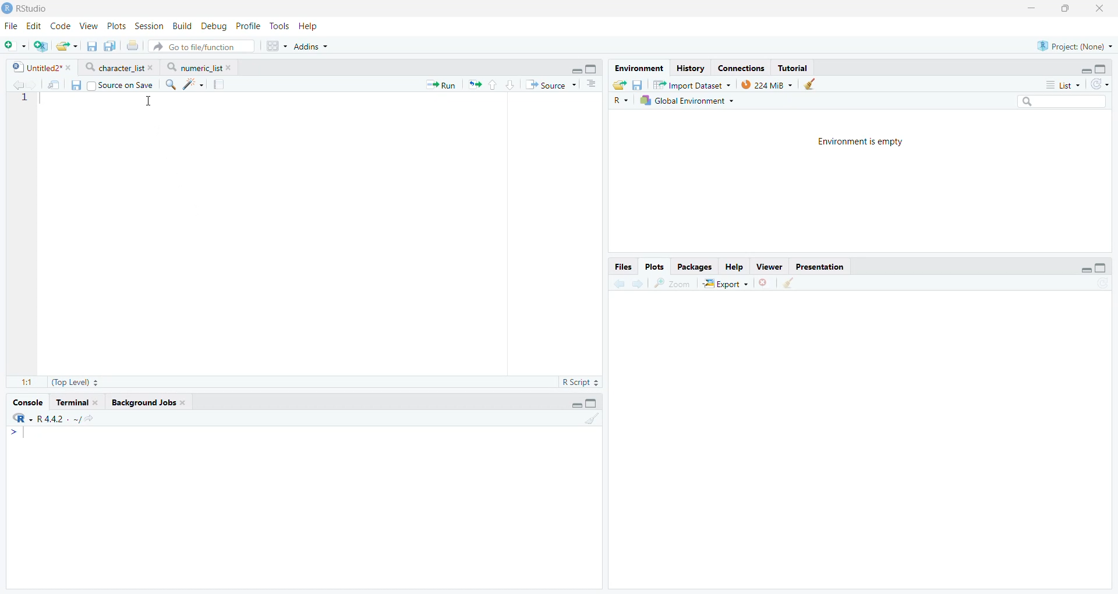 This screenshot has height=594, width=1118. Describe the element at coordinates (29, 403) in the screenshot. I see `Console` at that location.